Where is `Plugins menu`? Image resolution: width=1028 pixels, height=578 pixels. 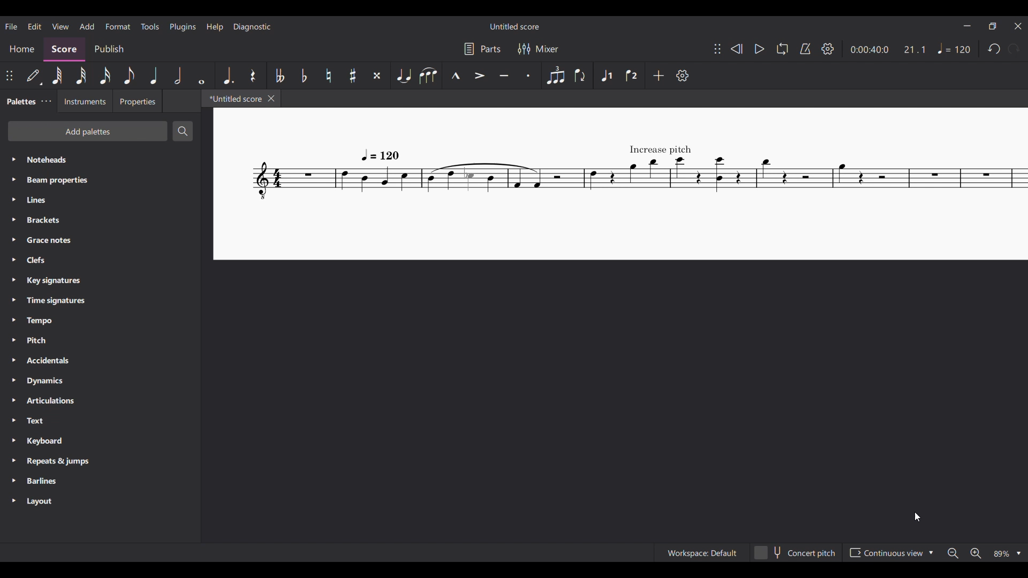 Plugins menu is located at coordinates (183, 27).